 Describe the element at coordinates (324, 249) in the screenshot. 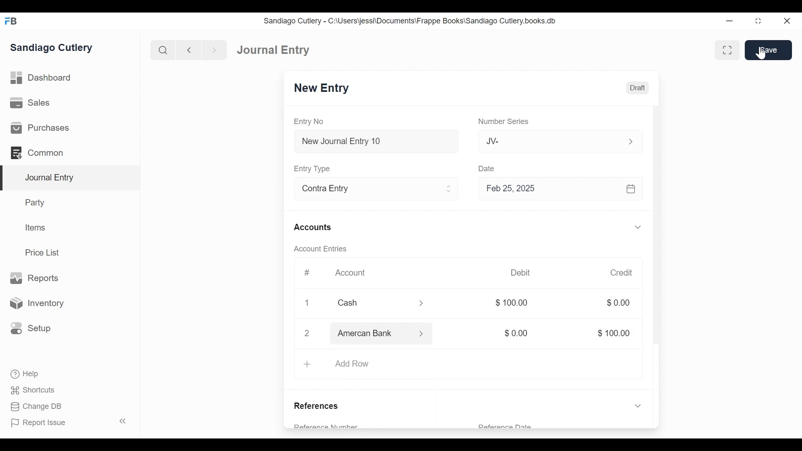

I see `Account Entries` at that location.